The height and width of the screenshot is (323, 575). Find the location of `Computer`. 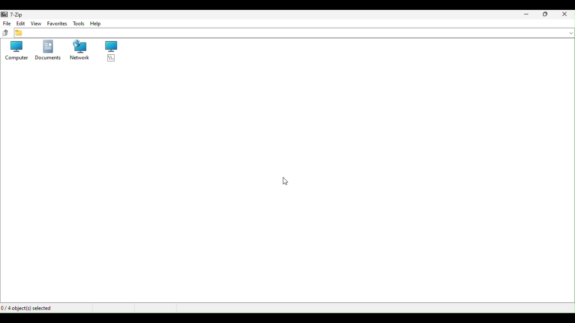

Computer is located at coordinates (15, 51).